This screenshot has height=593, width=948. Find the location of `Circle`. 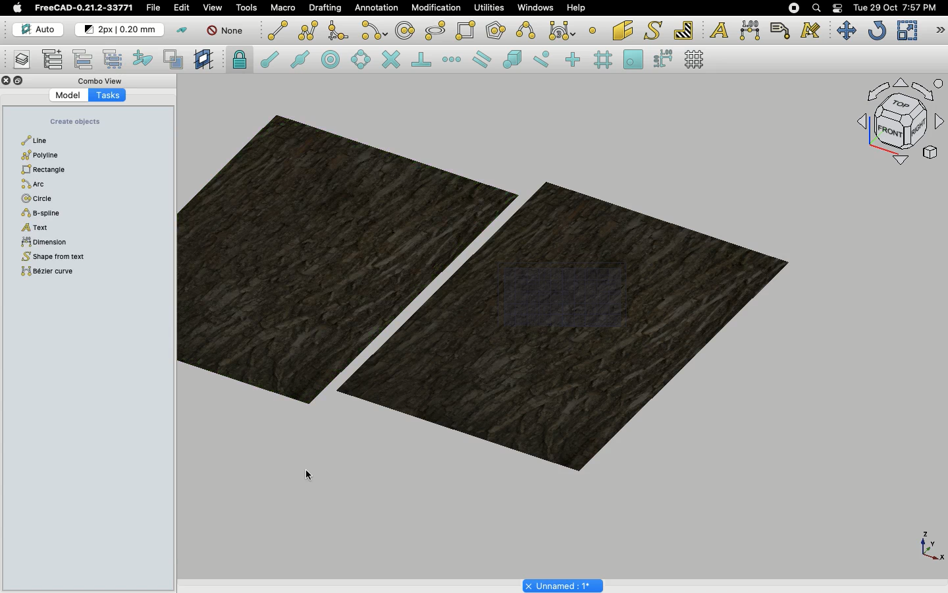

Circle is located at coordinates (406, 32).